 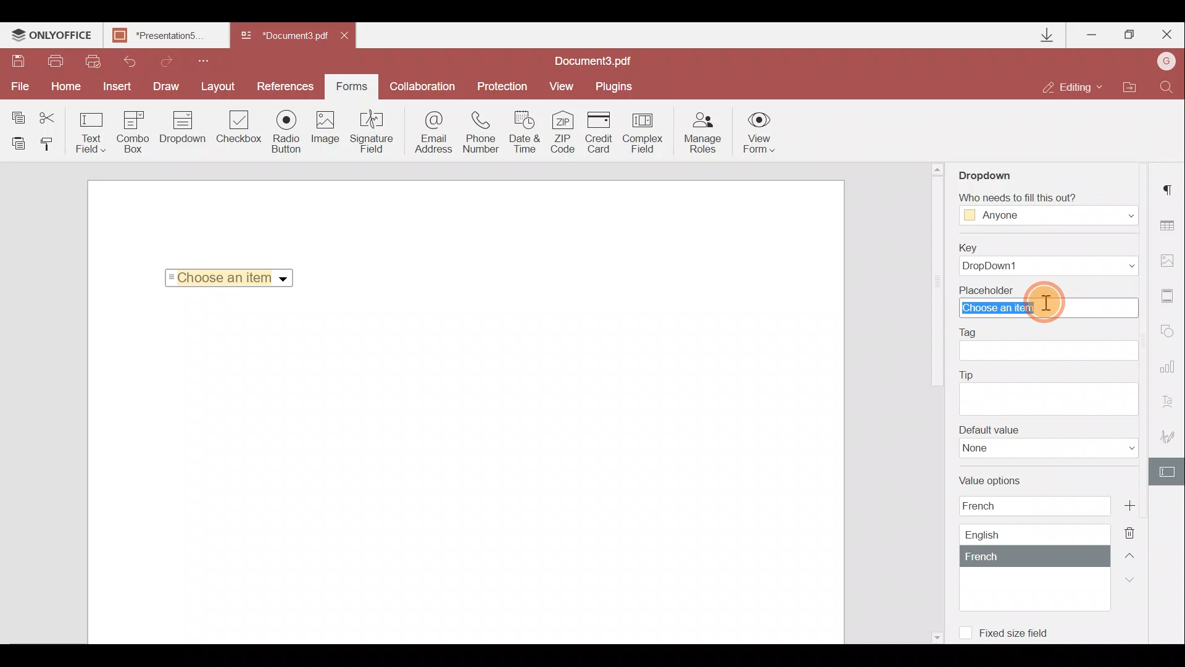 I want to click on Collaboration, so click(x=422, y=86).